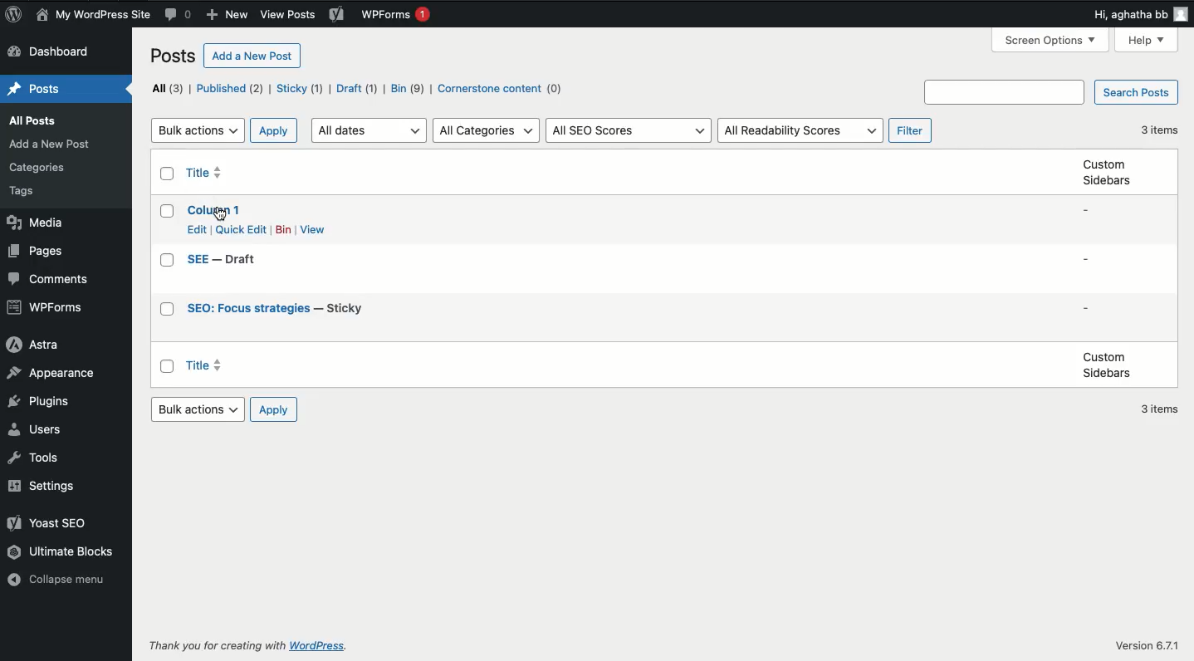 The width and height of the screenshot is (1194, 661). Describe the element at coordinates (252, 56) in the screenshot. I see `Add a new post` at that location.